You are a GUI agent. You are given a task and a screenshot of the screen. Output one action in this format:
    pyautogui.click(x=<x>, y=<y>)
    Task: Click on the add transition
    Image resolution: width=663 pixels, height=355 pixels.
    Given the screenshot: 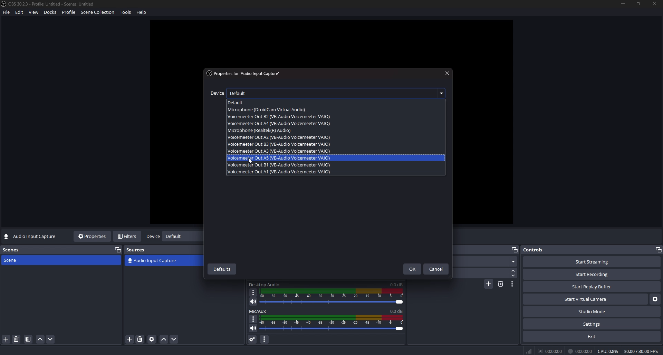 What is the action you would take?
    pyautogui.click(x=489, y=285)
    